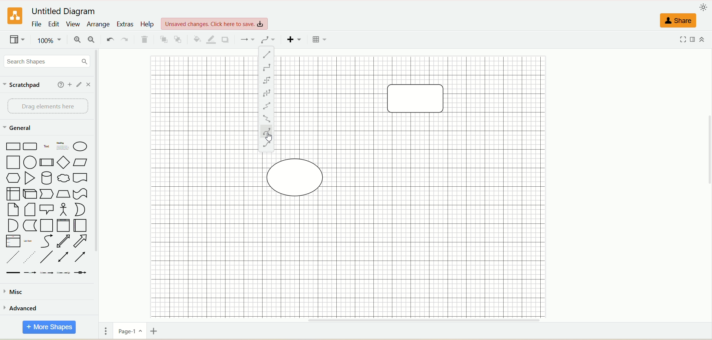  Describe the element at coordinates (109, 39) in the screenshot. I see `undo` at that location.